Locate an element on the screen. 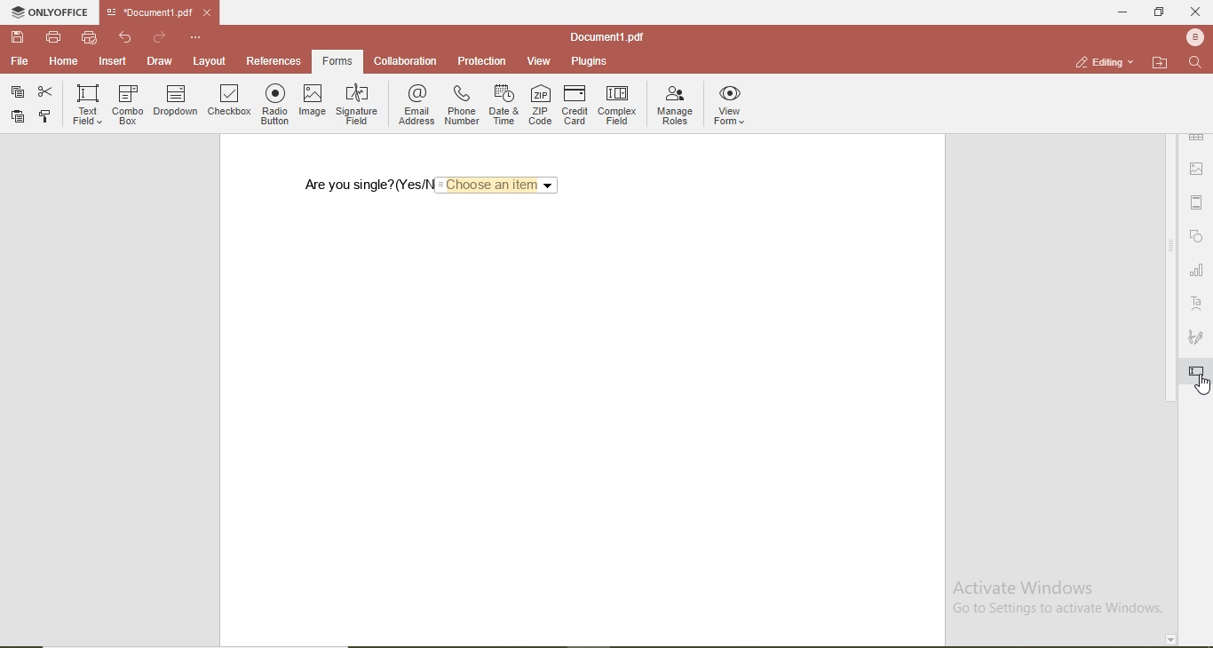  save is located at coordinates (18, 37).